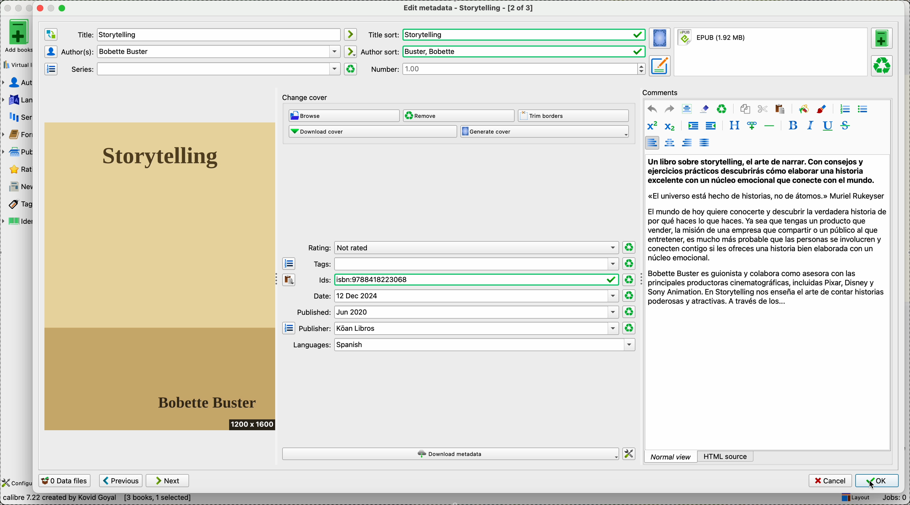 The width and height of the screenshot is (910, 505). Describe the element at coordinates (51, 70) in the screenshot. I see `icon` at that location.